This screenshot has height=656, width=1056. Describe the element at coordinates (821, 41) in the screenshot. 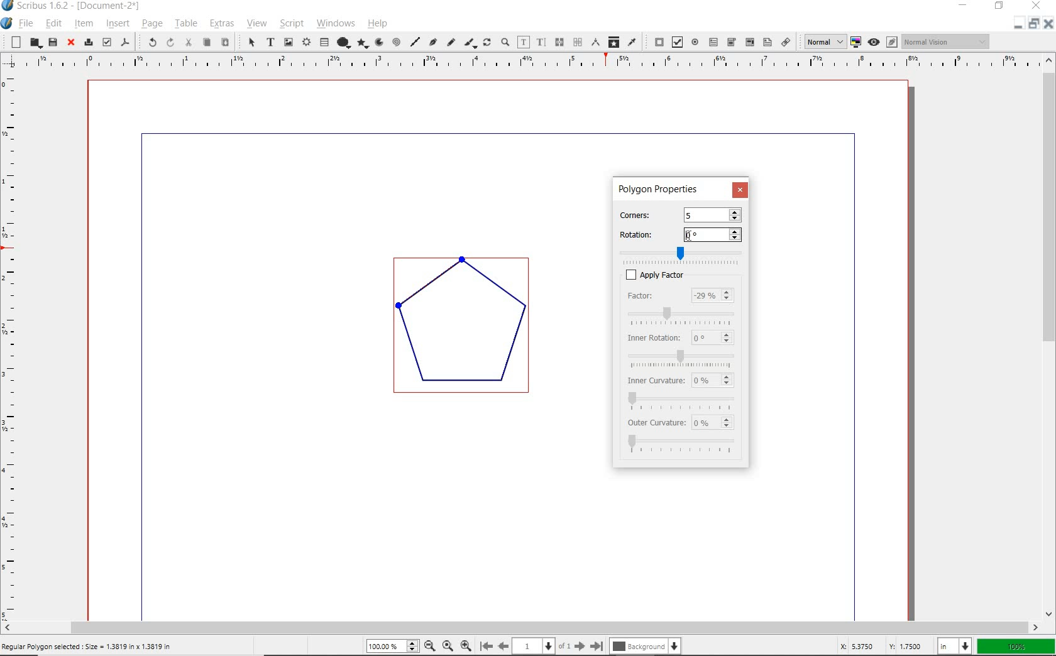

I see `select image preview quality` at that location.